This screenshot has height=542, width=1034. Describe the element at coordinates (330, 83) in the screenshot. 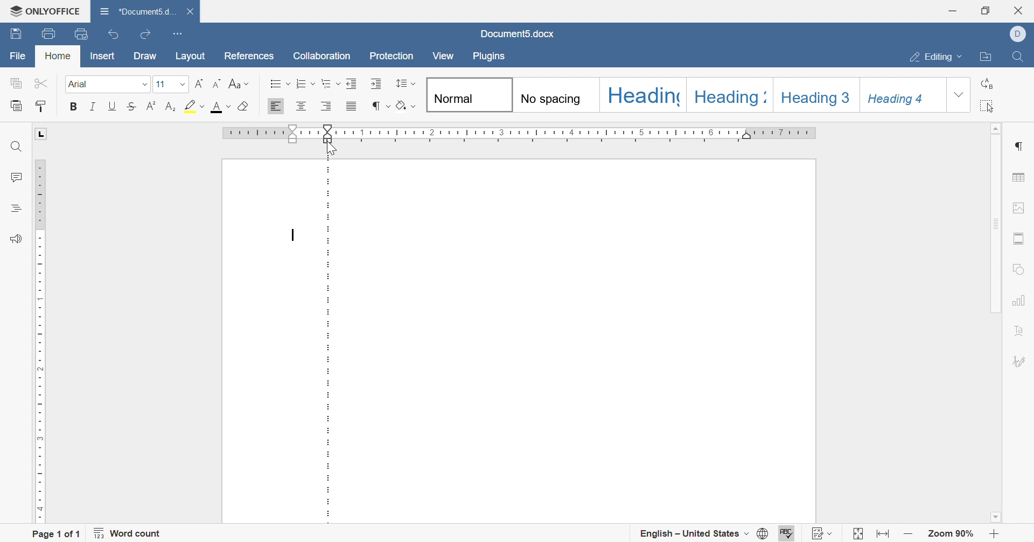

I see `multilevel list` at that location.